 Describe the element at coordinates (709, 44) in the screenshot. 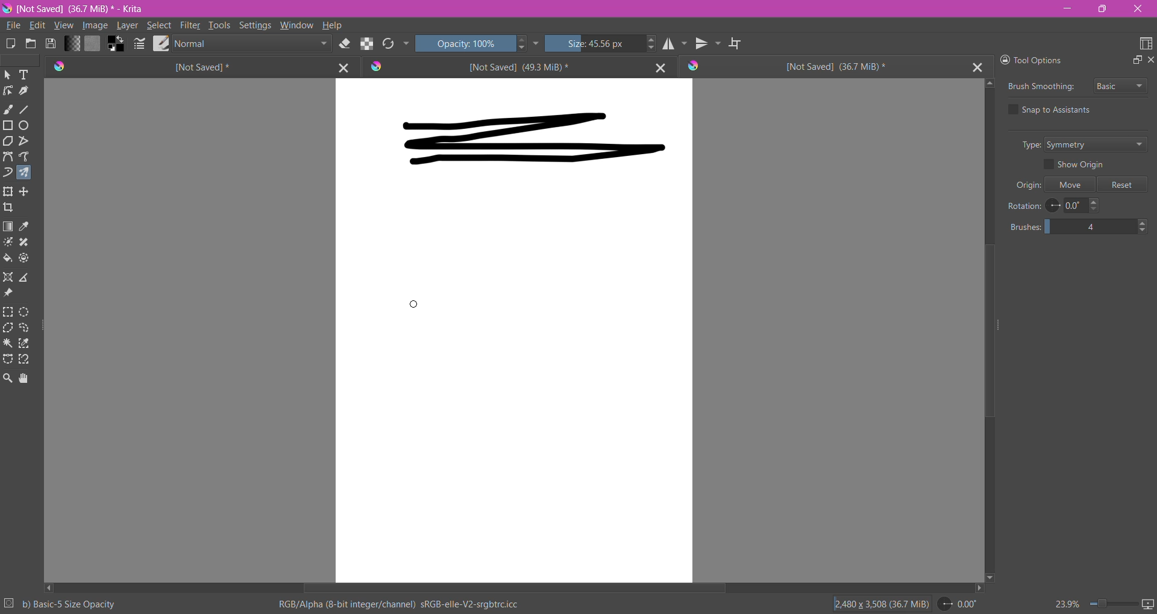

I see `Vertical Mirror Tool` at that location.